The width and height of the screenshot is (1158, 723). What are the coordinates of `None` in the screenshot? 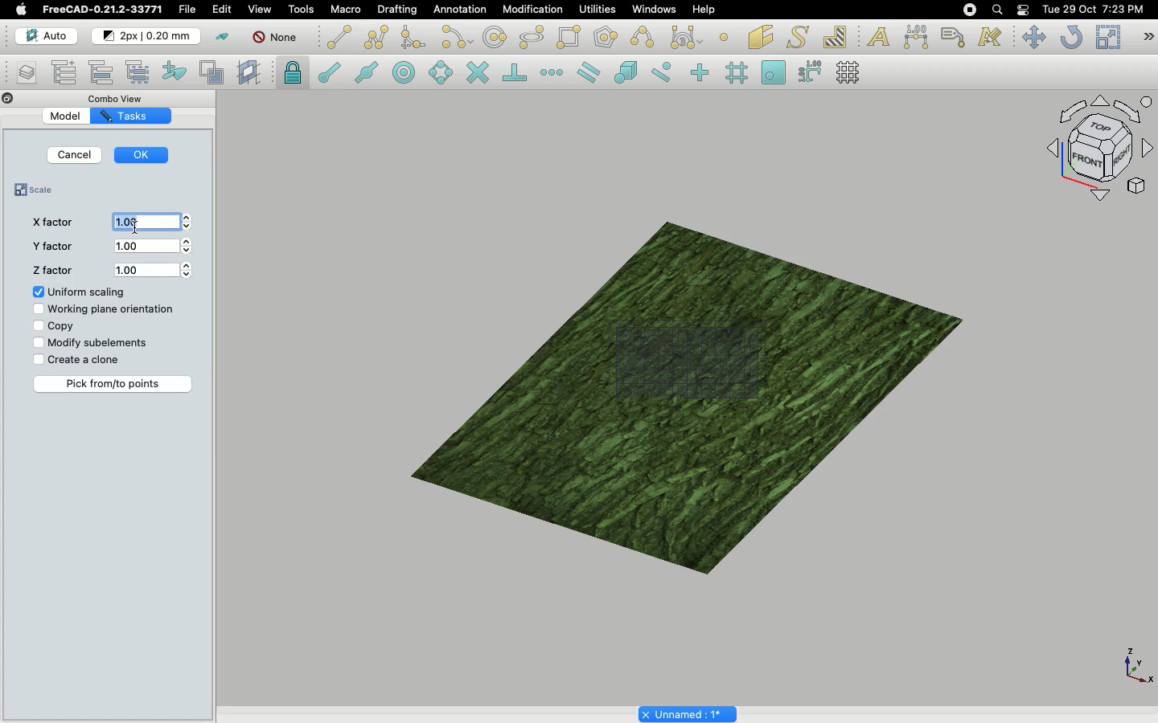 It's located at (274, 39).